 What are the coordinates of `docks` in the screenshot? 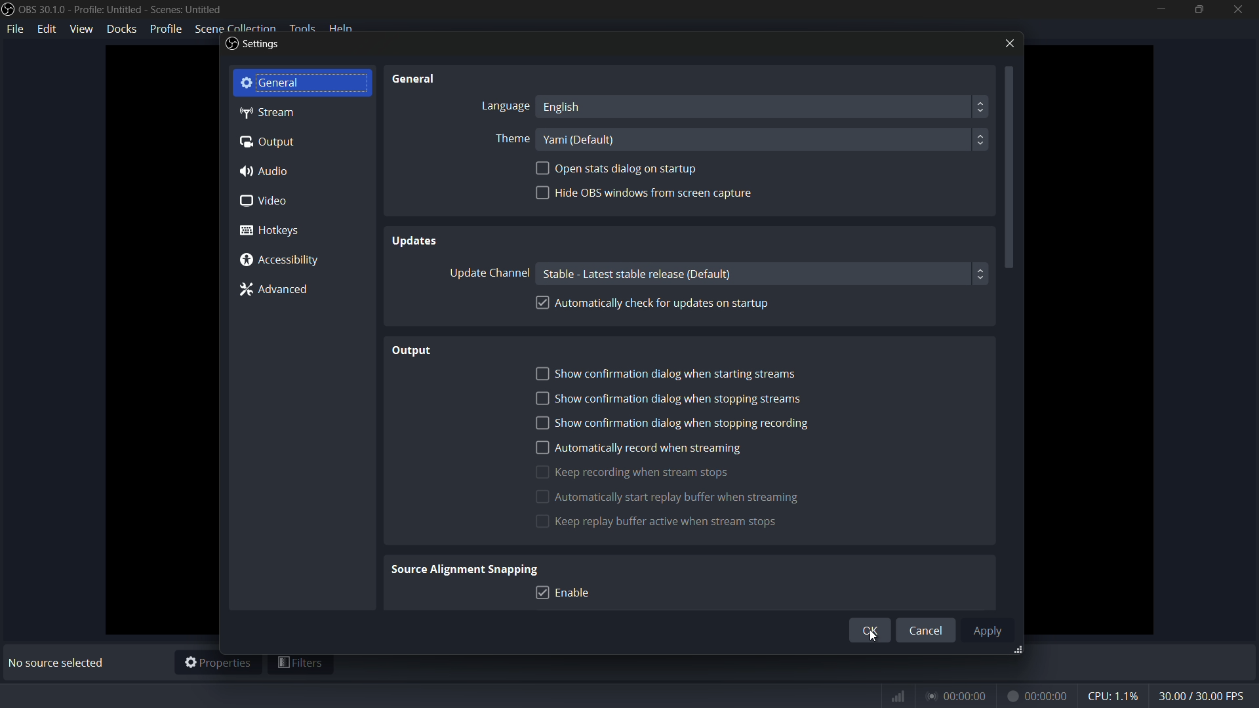 It's located at (122, 29).